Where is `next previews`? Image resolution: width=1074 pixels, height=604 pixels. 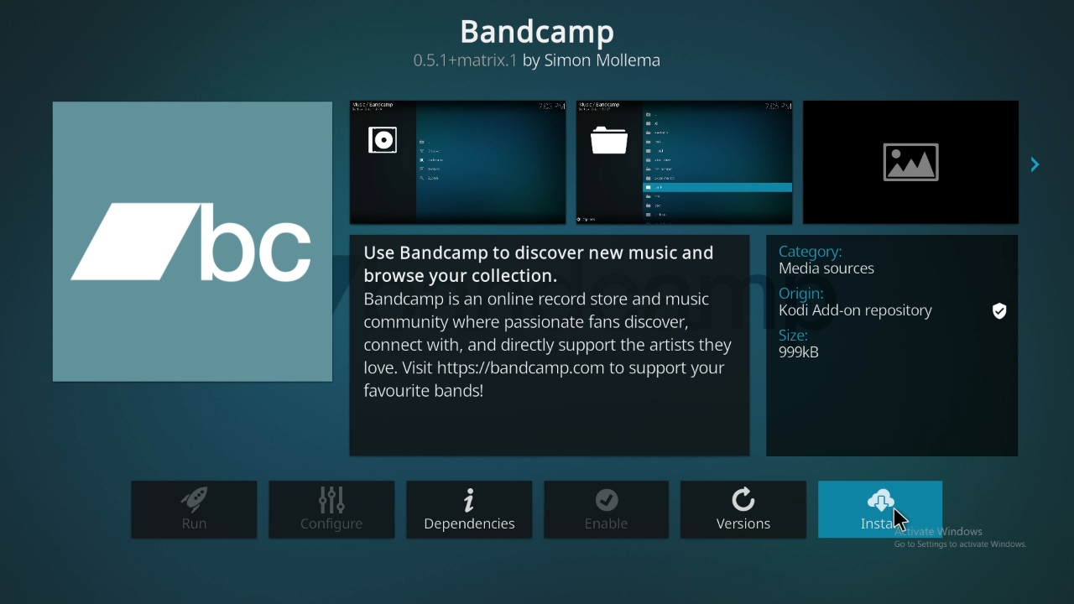
next previews is located at coordinates (1035, 166).